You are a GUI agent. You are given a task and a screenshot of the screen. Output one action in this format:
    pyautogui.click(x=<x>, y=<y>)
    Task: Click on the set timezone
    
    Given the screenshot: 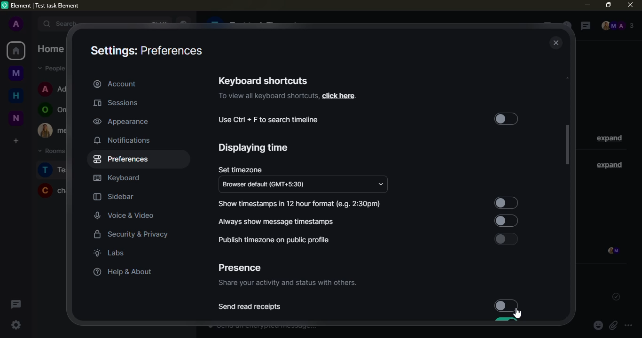 What is the action you would take?
    pyautogui.click(x=240, y=169)
    